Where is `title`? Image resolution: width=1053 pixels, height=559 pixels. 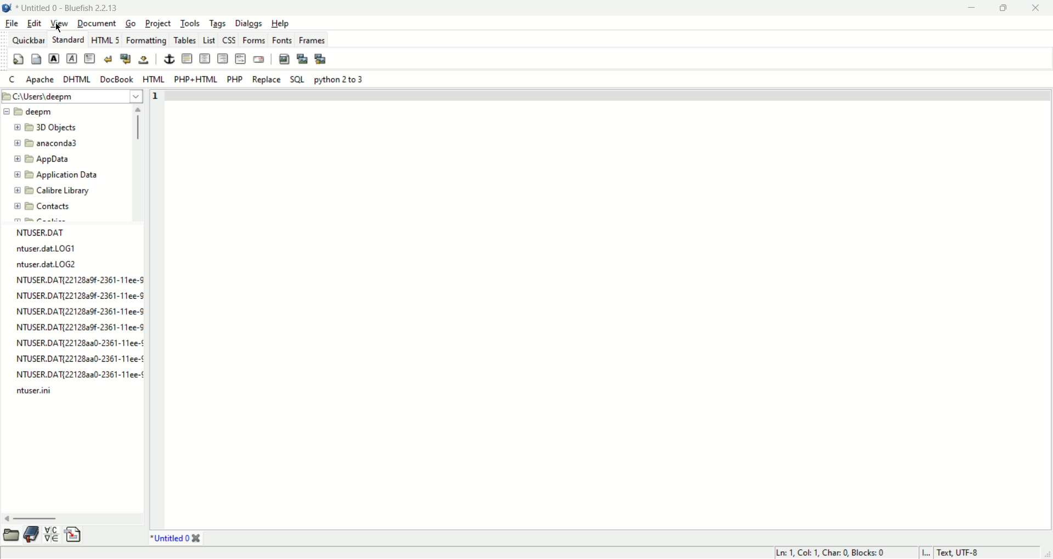
title is located at coordinates (70, 7).